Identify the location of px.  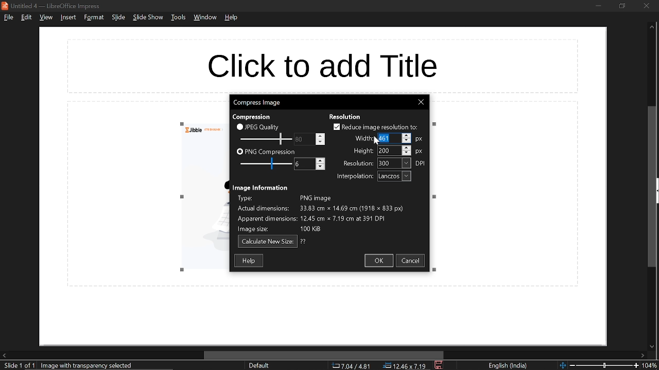
(421, 138).